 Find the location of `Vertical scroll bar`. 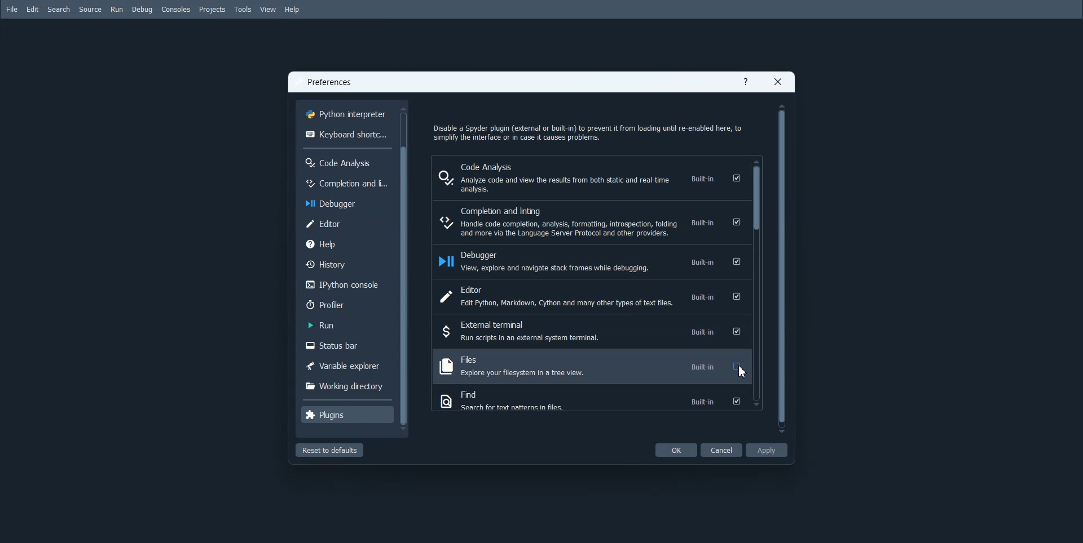

Vertical scroll bar is located at coordinates (406, 269).